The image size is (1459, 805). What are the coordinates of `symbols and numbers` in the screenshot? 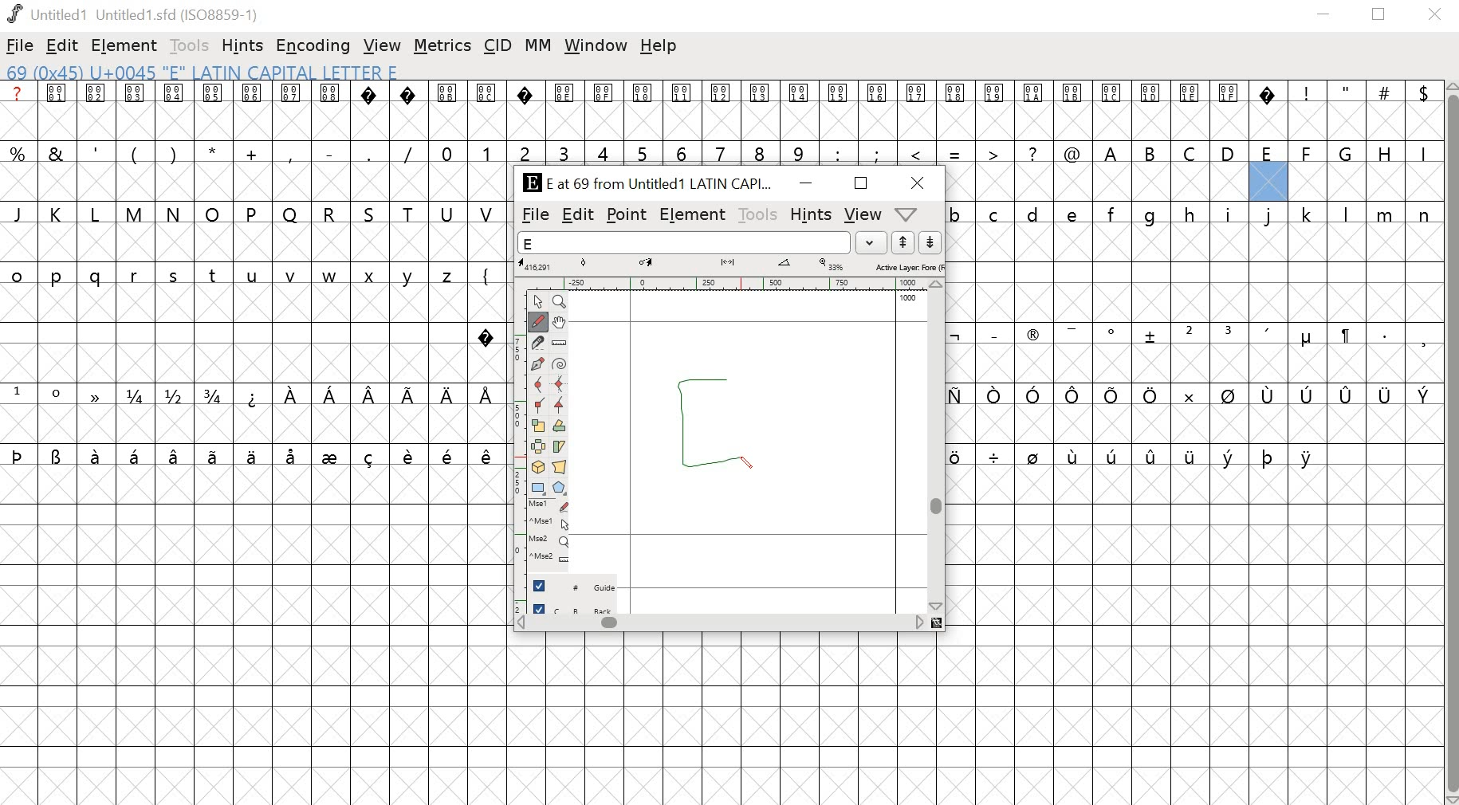 It's located at (545, 151).